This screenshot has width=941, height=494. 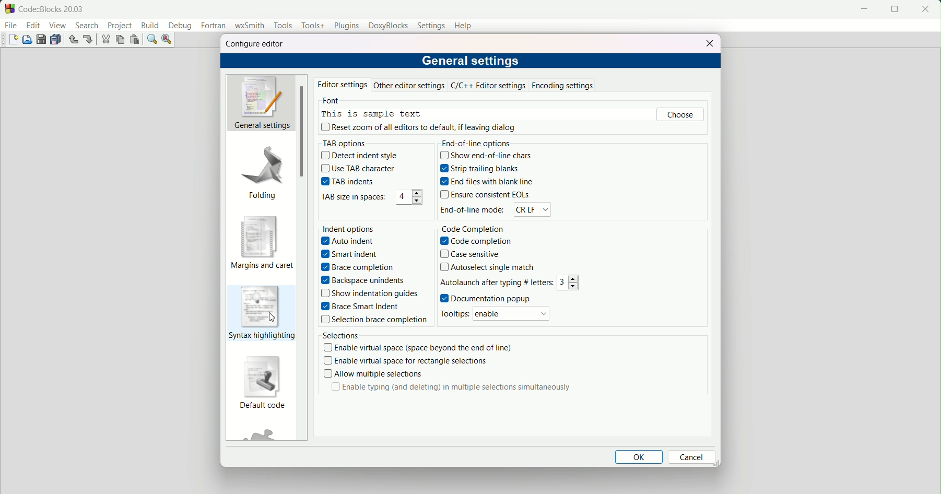 What do you see at coordinates (119, 26) in the screenshot?
I see `project` at bounding box center [119, 26].